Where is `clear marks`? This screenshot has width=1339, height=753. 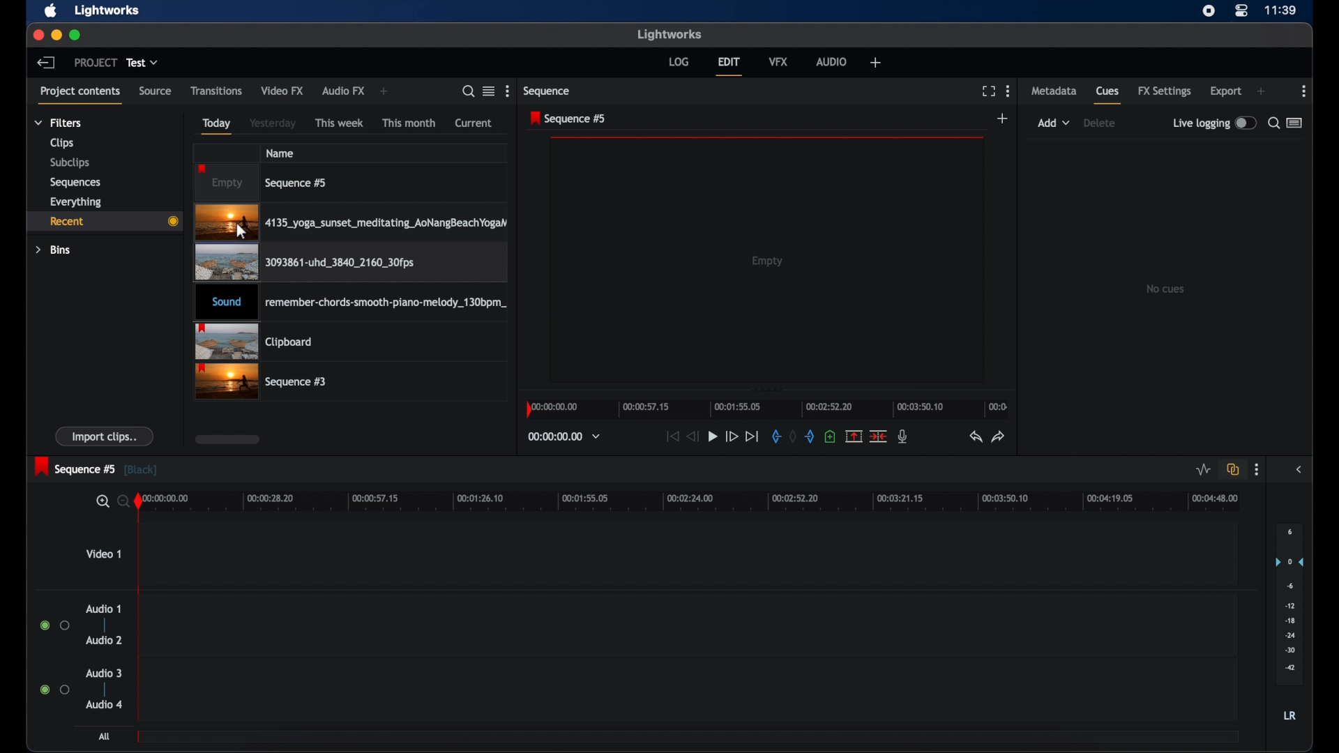
clear marks is located at coordinates (792, 436).